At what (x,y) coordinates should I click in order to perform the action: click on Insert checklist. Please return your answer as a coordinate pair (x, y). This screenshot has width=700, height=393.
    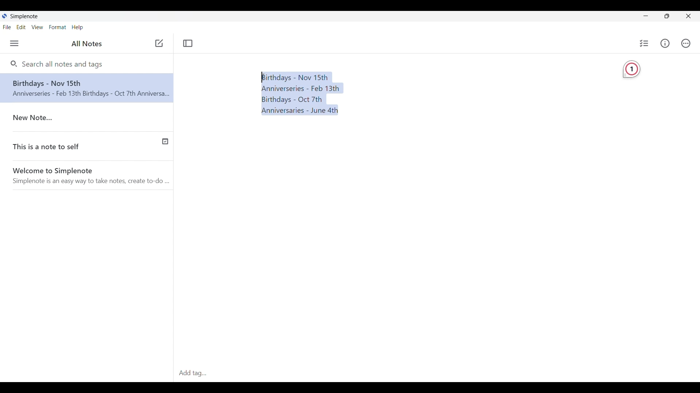
    Looking at the image, I should click on (645, 43).